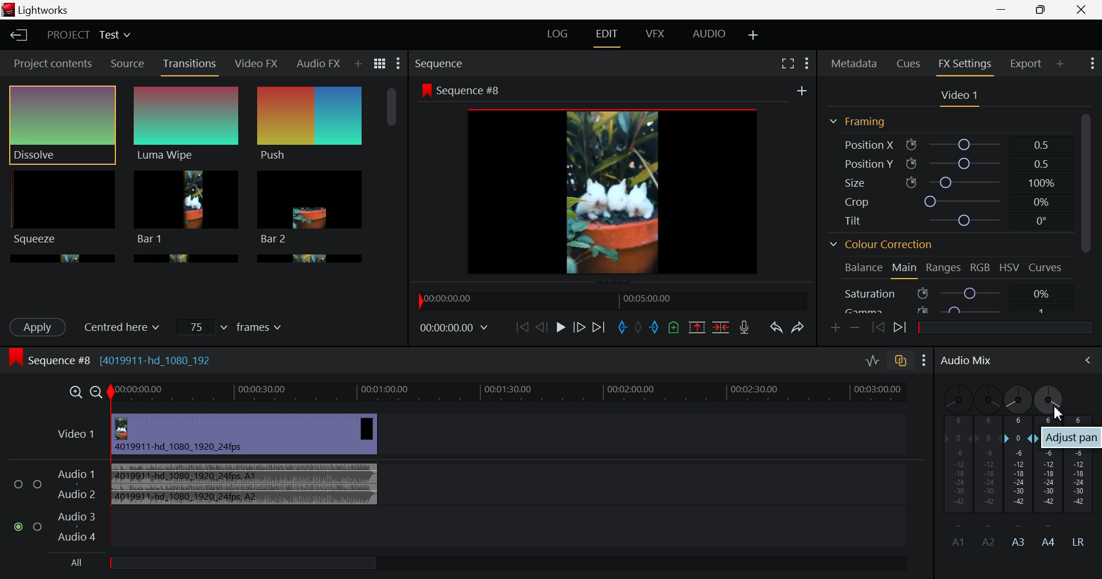 The image size is (1102, 579). Describe the element at coordinates (981, 268) in the screenshot. I see `RGB` at that location.